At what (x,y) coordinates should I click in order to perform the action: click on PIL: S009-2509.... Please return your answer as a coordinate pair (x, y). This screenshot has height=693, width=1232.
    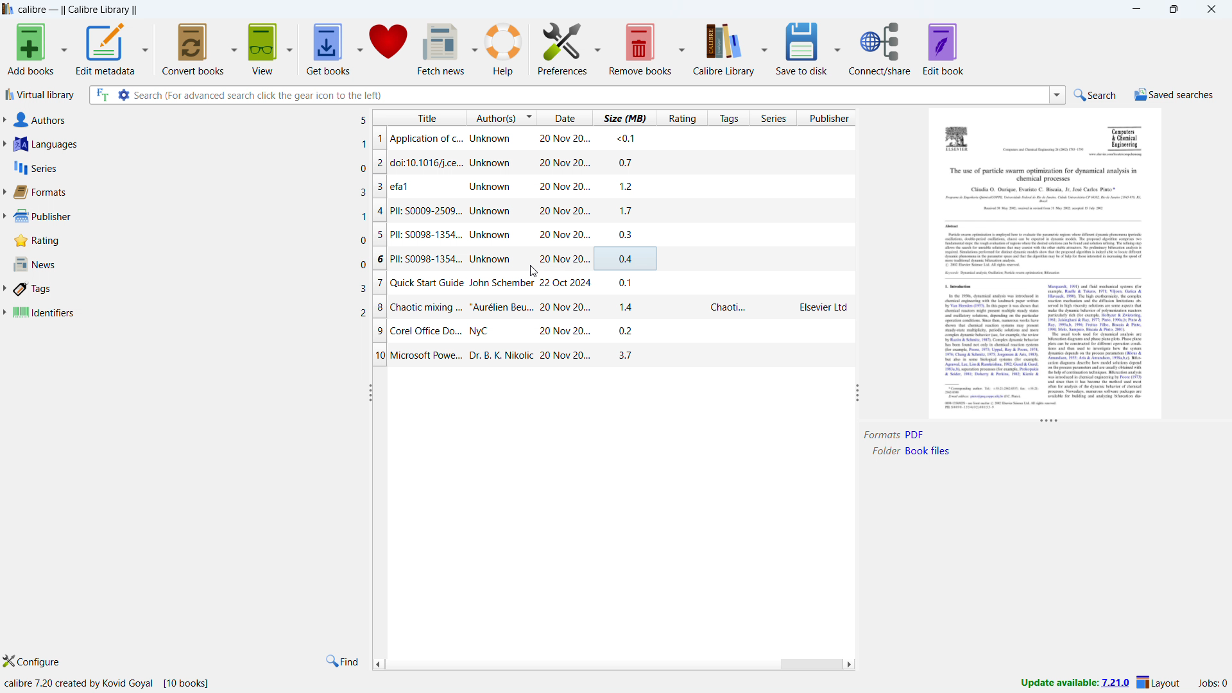
    Looking at the image, I should click on (619, 212).